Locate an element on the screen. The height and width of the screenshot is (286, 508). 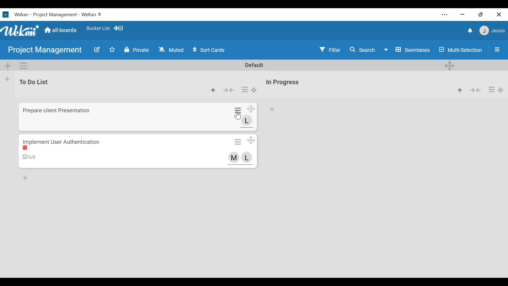
Show desktop drag handles is located at coordinates (120, 28).